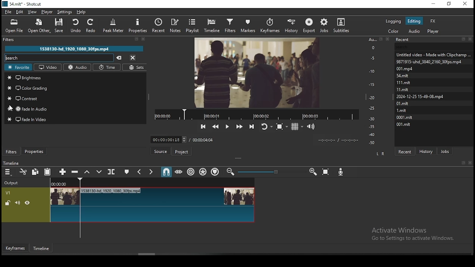  What do you see at coordinates (324, 25) in the screenshot?
I see `jobs` at bounding box center [324, 25].